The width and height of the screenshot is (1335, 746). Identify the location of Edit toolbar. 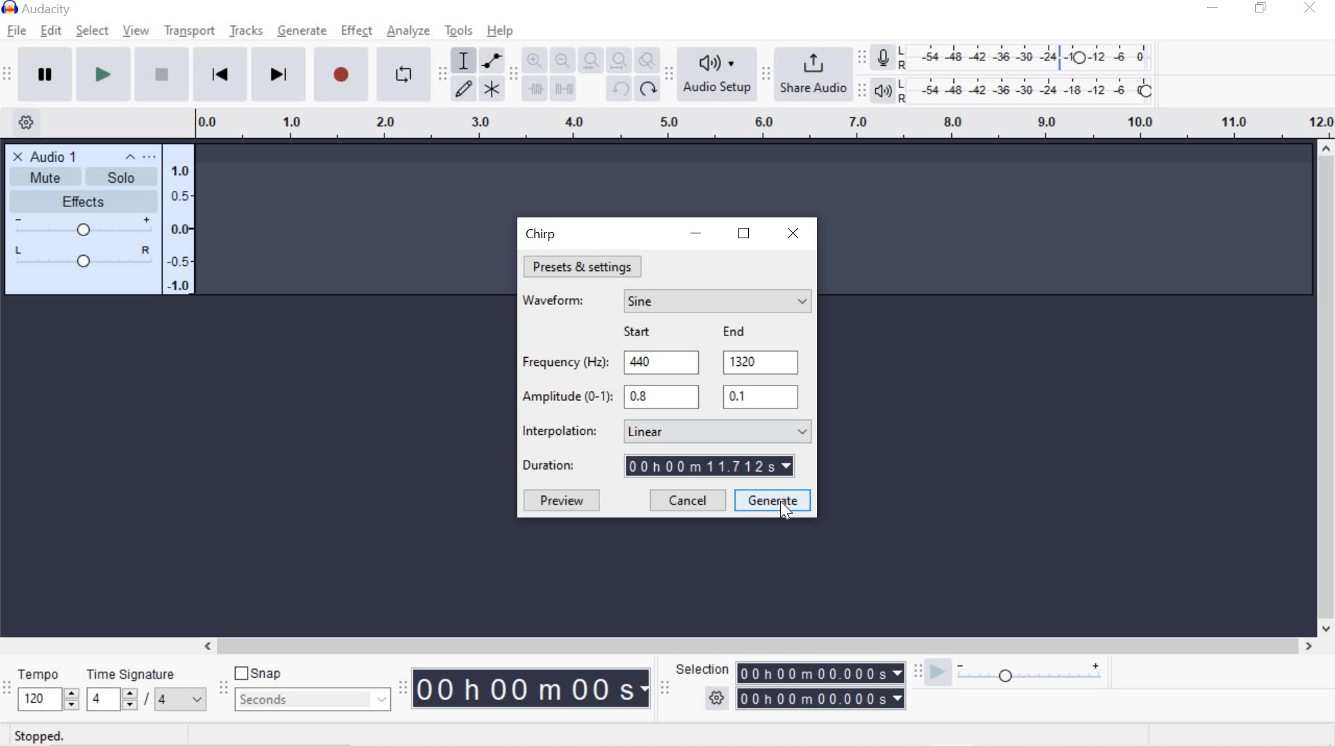
(512, 78).